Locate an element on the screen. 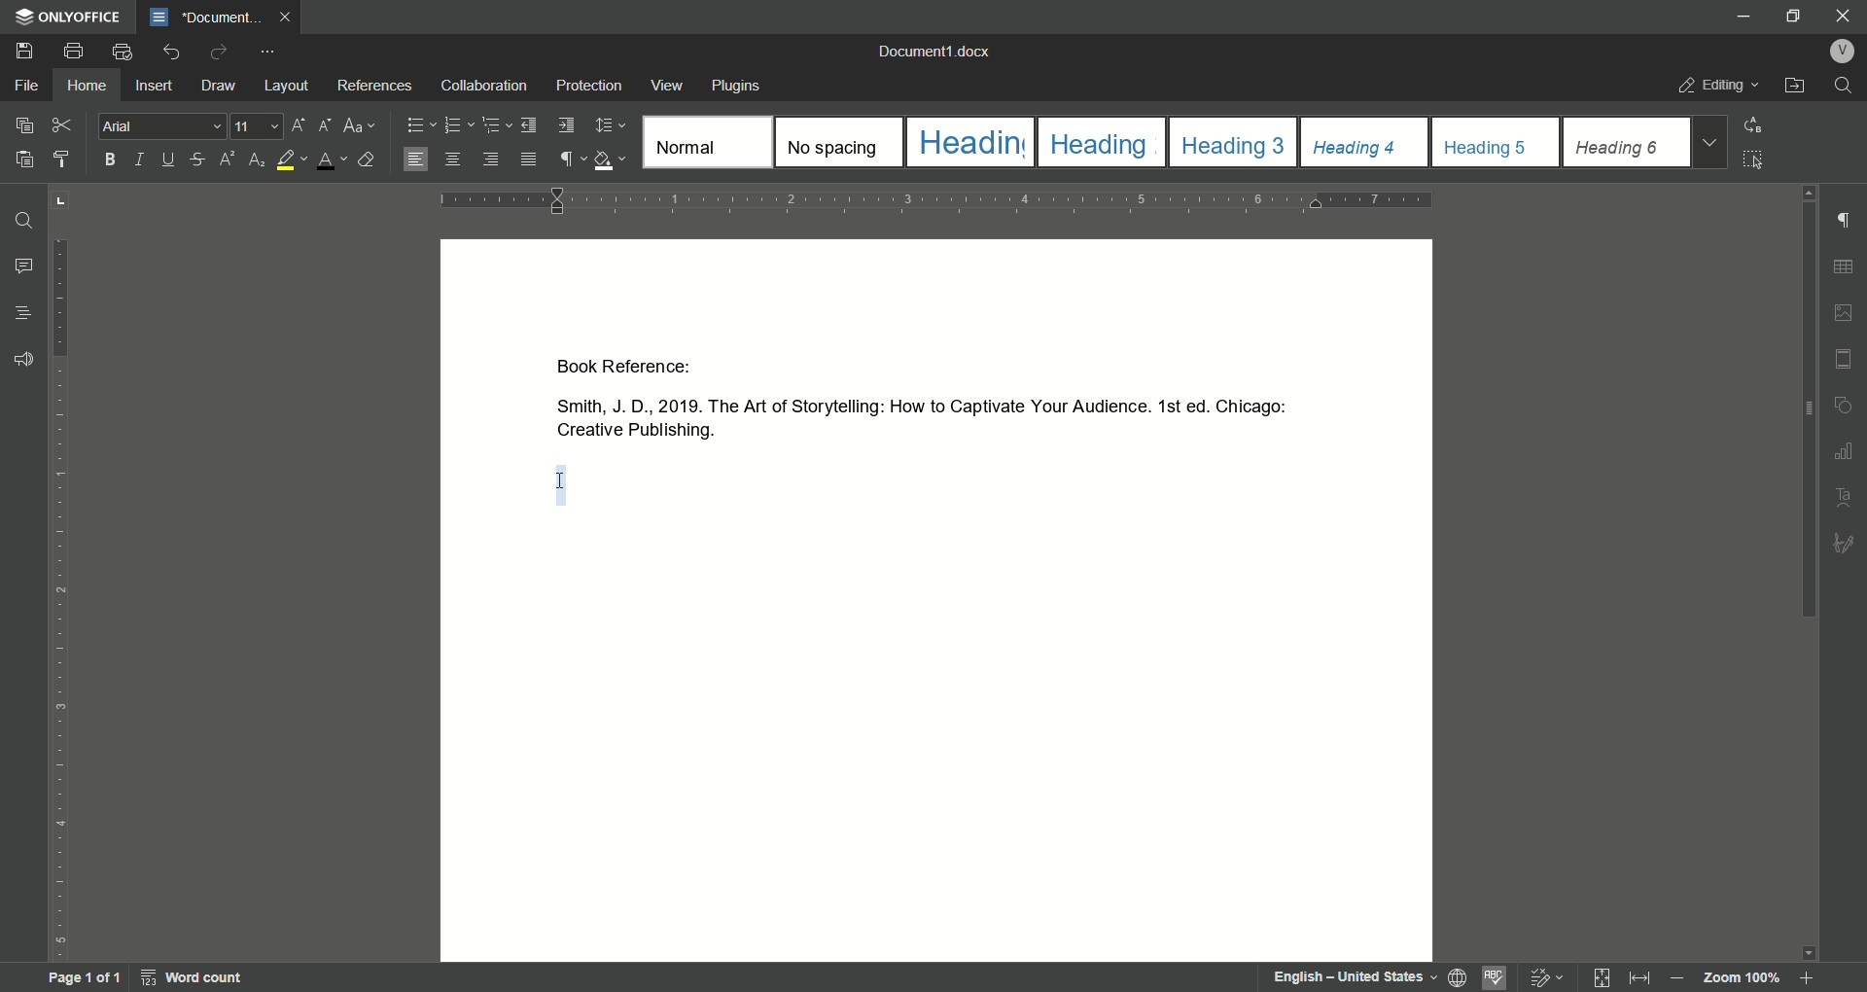 Image resolution: width=1867 pixels, height=992 pixels. more is located at coordinates (268, 53).